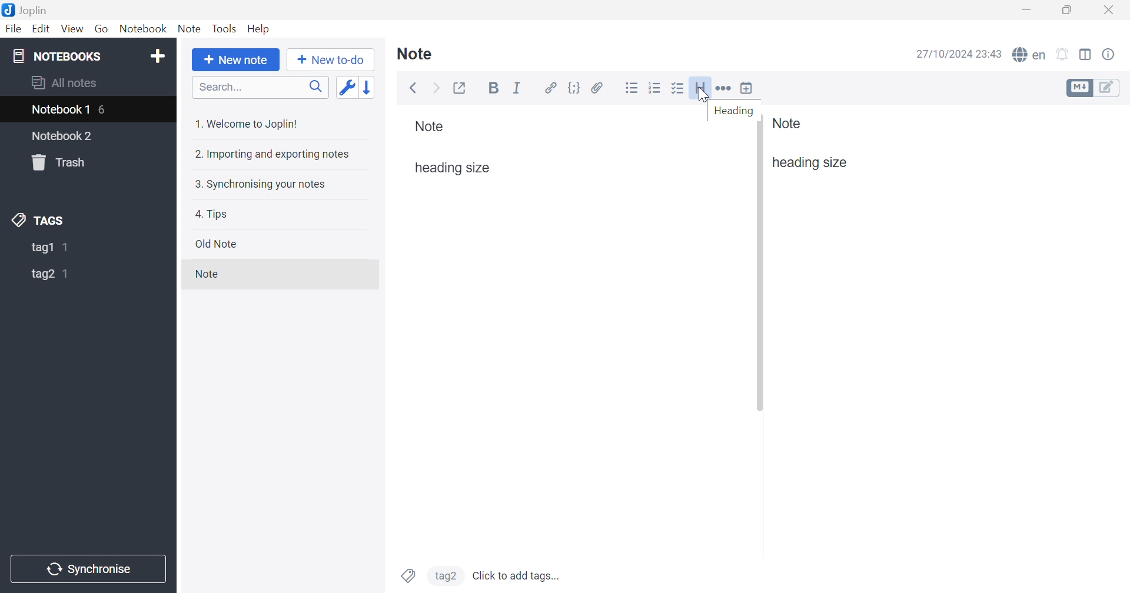 The height and width of the screenshot is (593, 1130). I want to click on 1. Welcome to Joplin, so click(248, 124).